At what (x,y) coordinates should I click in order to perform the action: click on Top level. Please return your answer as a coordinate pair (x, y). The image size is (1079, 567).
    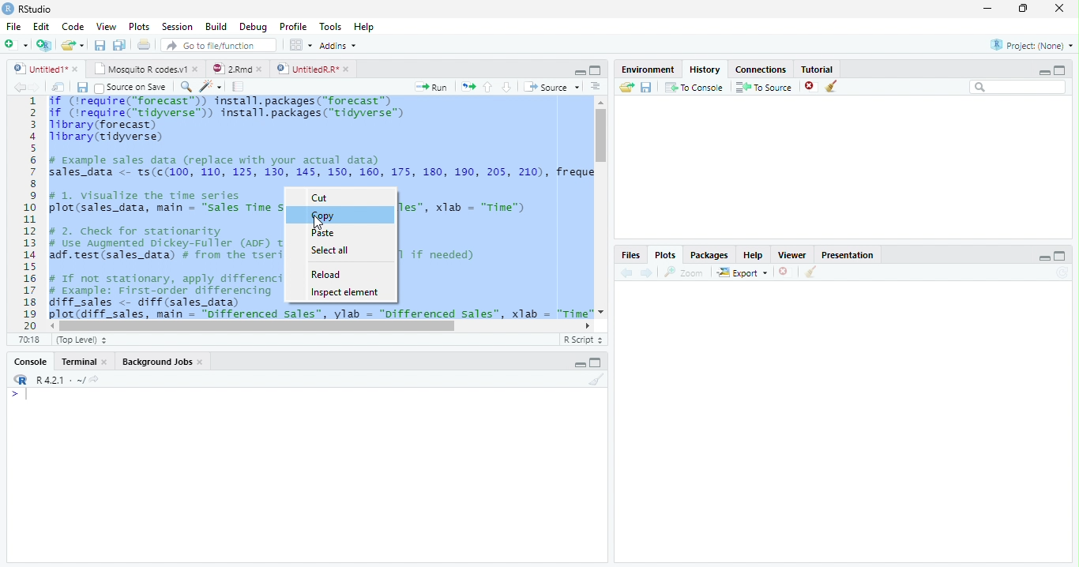
    Looking at the image, I should click on (81, 340).